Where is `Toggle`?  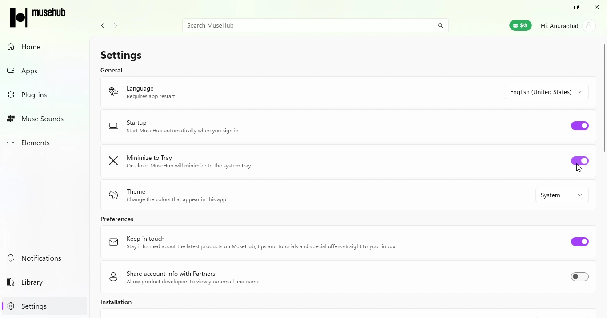
Toggle is located at coordinates (577, 126).